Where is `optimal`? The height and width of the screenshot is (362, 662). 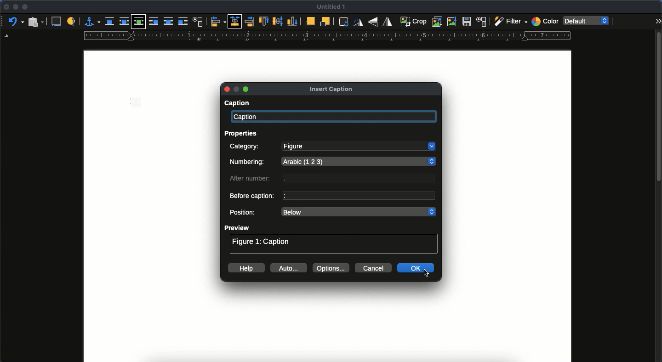
optimal is located at coordinates (139, 21).